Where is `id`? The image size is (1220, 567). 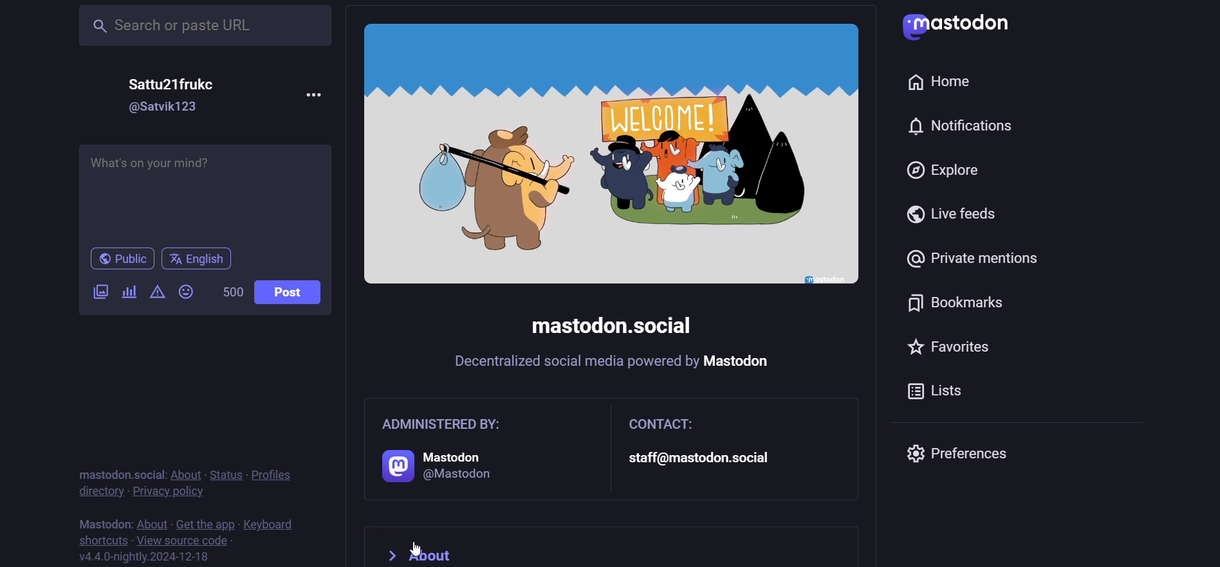
id is located at coordinates (166, 107).